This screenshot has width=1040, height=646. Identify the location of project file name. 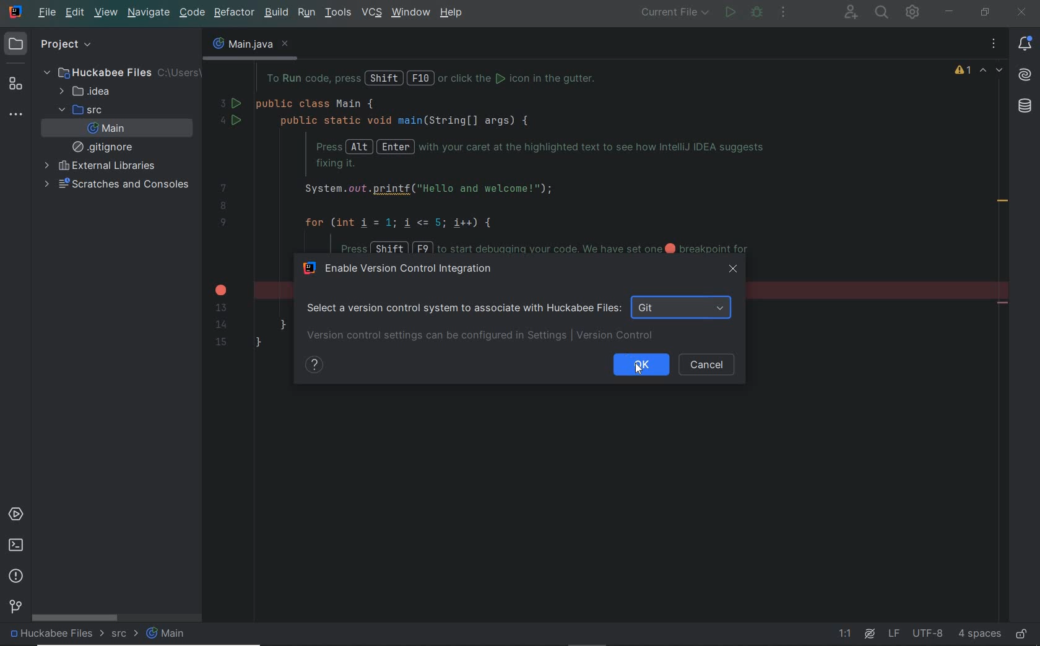
(50, 635).